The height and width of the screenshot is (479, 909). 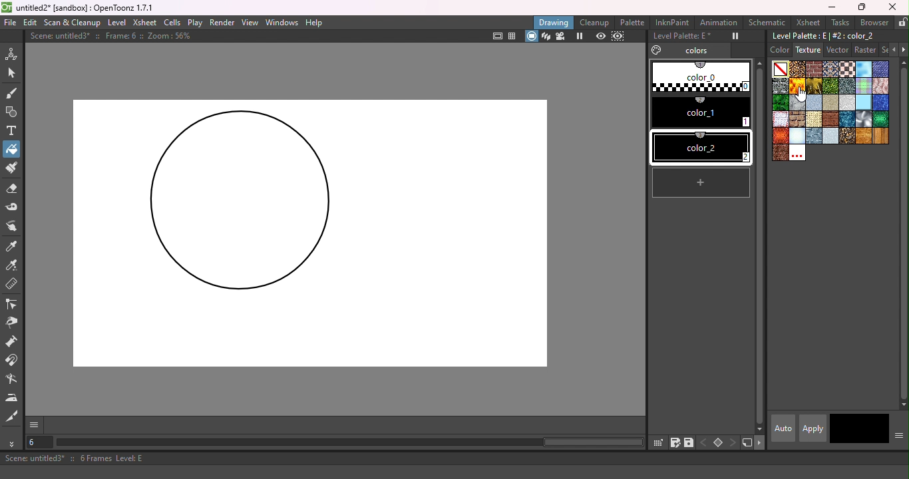 I want to click on Pinch, so click(x=13, y=324).